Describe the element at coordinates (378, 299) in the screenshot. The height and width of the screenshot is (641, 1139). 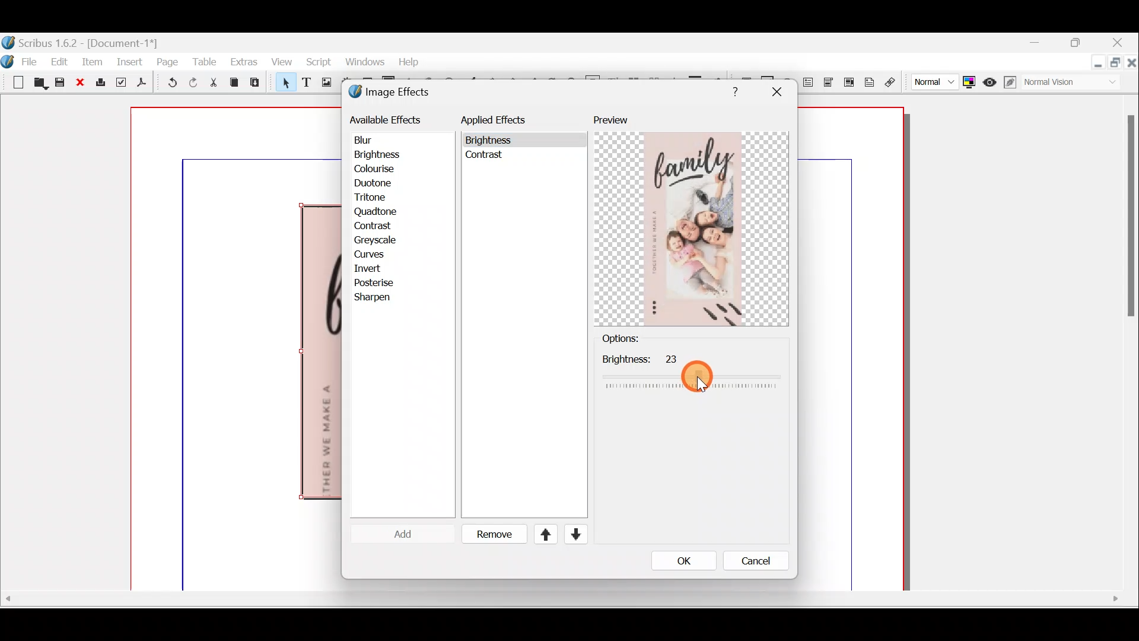
I see `Sharpen` at that location.